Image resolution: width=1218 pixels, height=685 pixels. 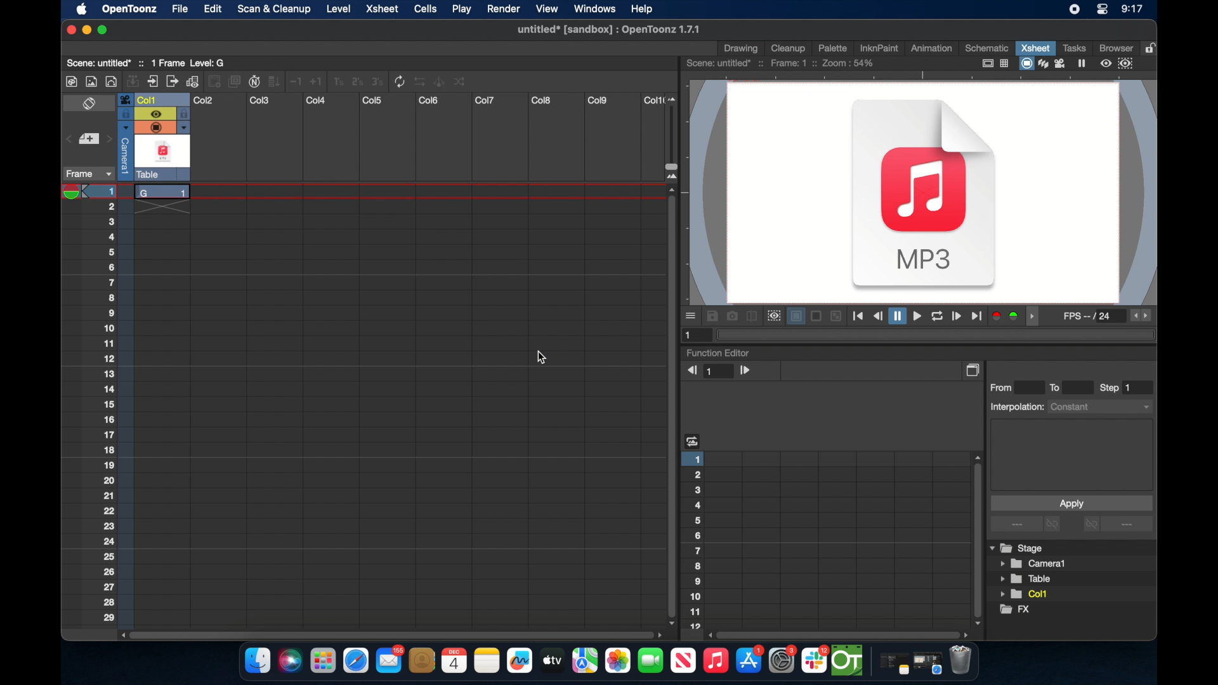 What do you see at coordinates (976, 539) in the screenshot?
I see `scroll box` at bounding box center [976, 539].